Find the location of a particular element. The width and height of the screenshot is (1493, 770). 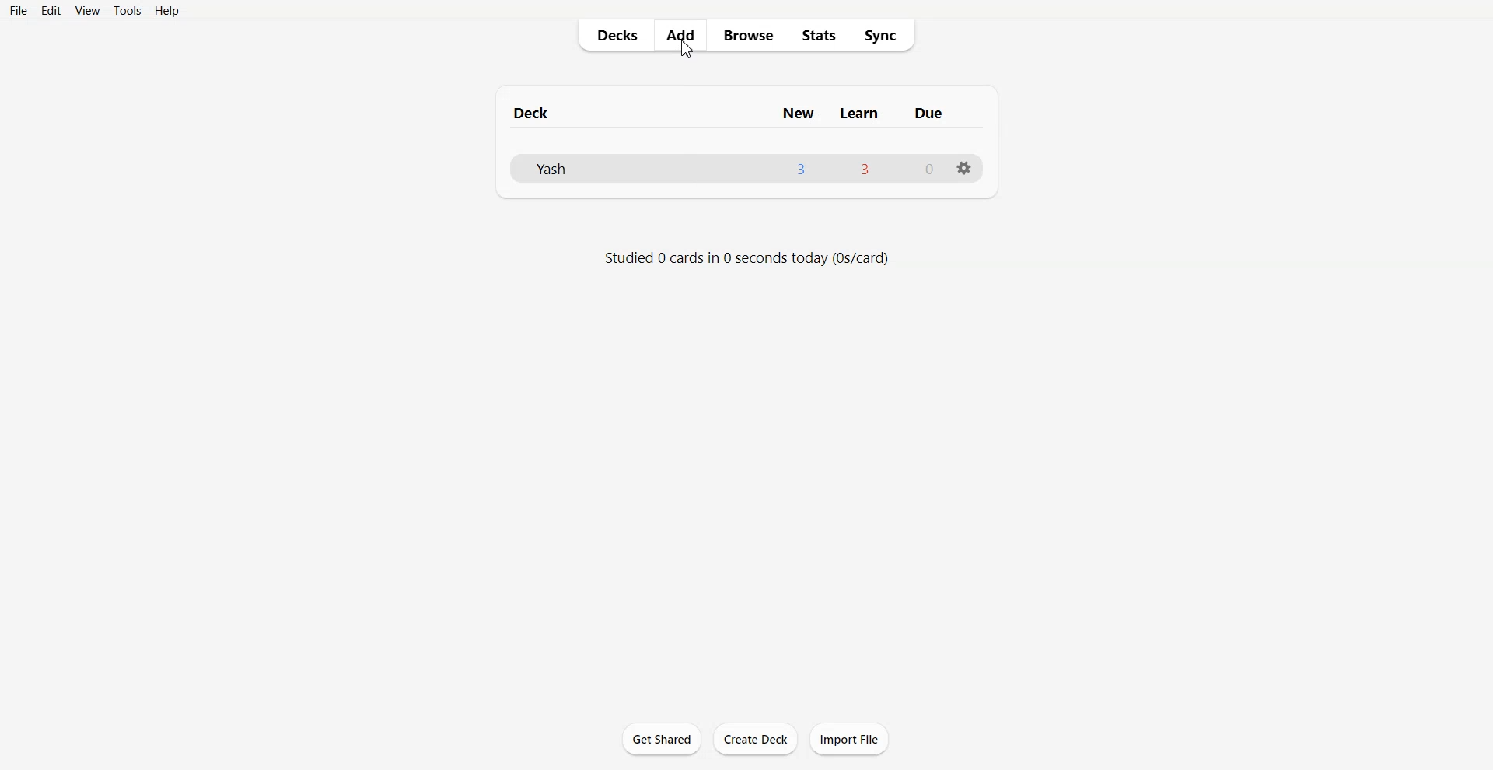

Add is located at coordinates (680, 35).